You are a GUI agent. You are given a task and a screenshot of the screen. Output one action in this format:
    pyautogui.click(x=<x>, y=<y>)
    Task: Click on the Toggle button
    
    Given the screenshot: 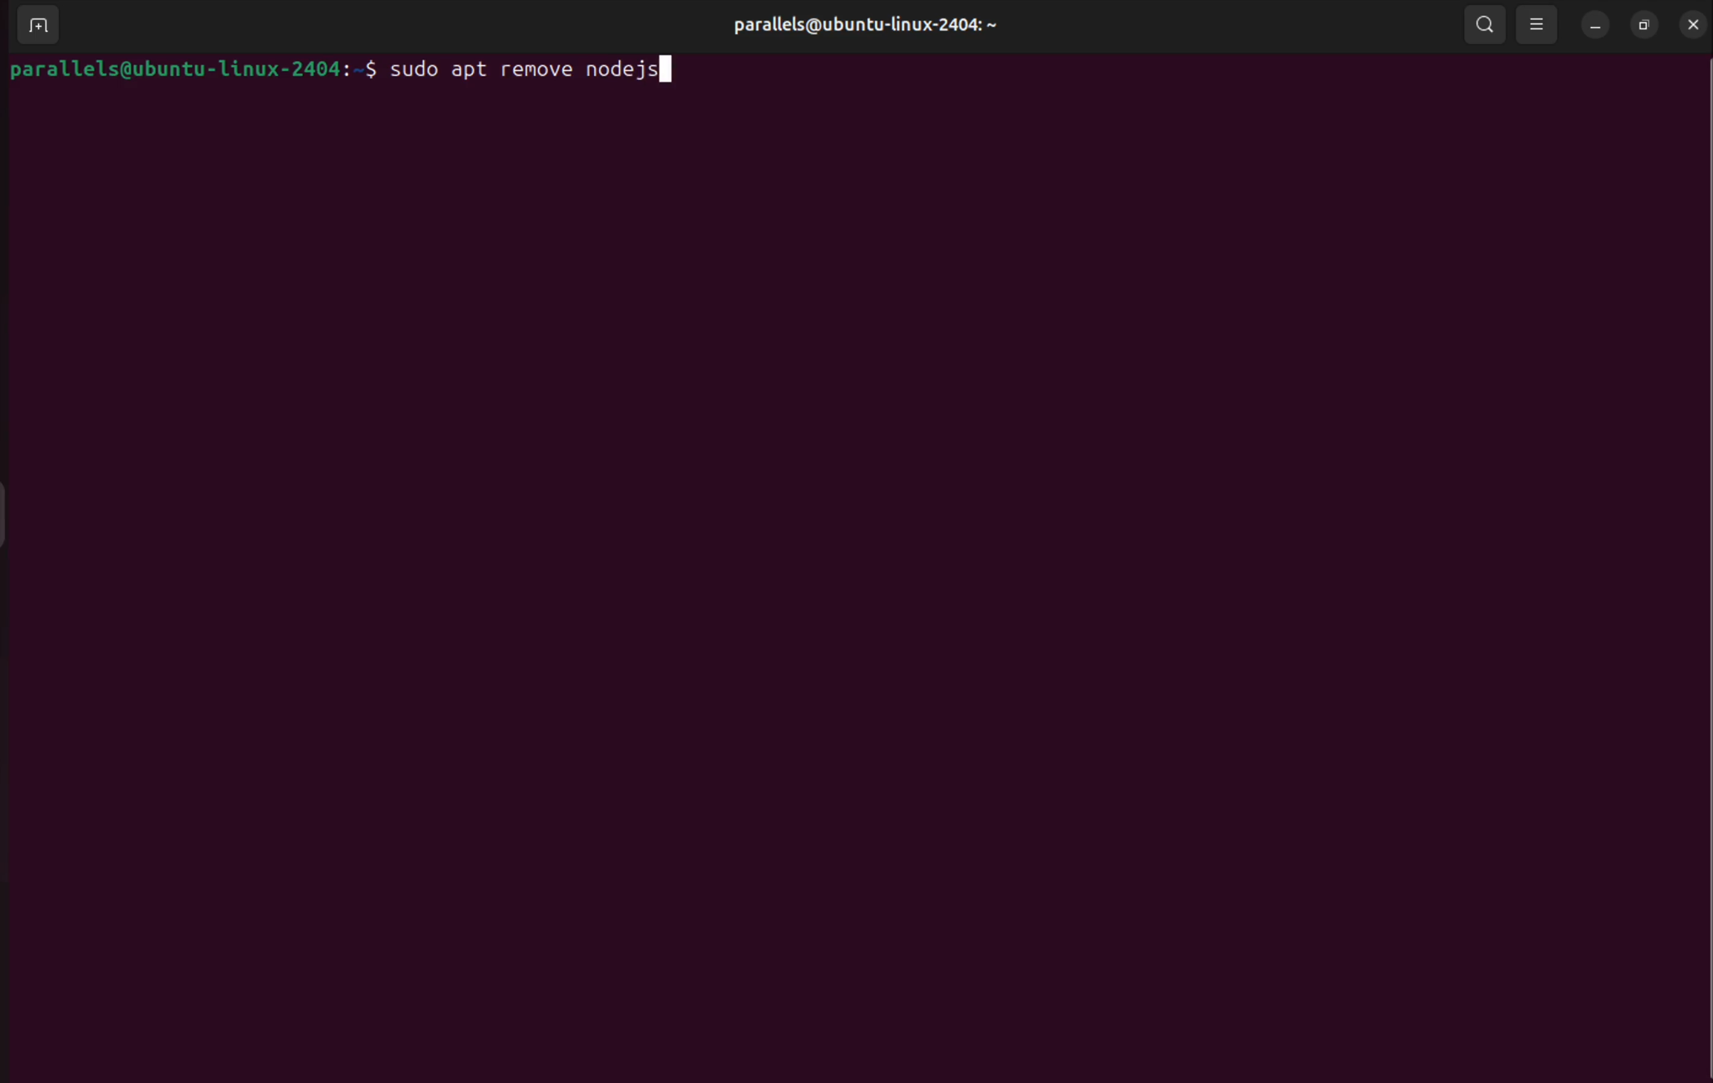 What is the action you would take?
    pyautogui.click(x=17, y=513)
    